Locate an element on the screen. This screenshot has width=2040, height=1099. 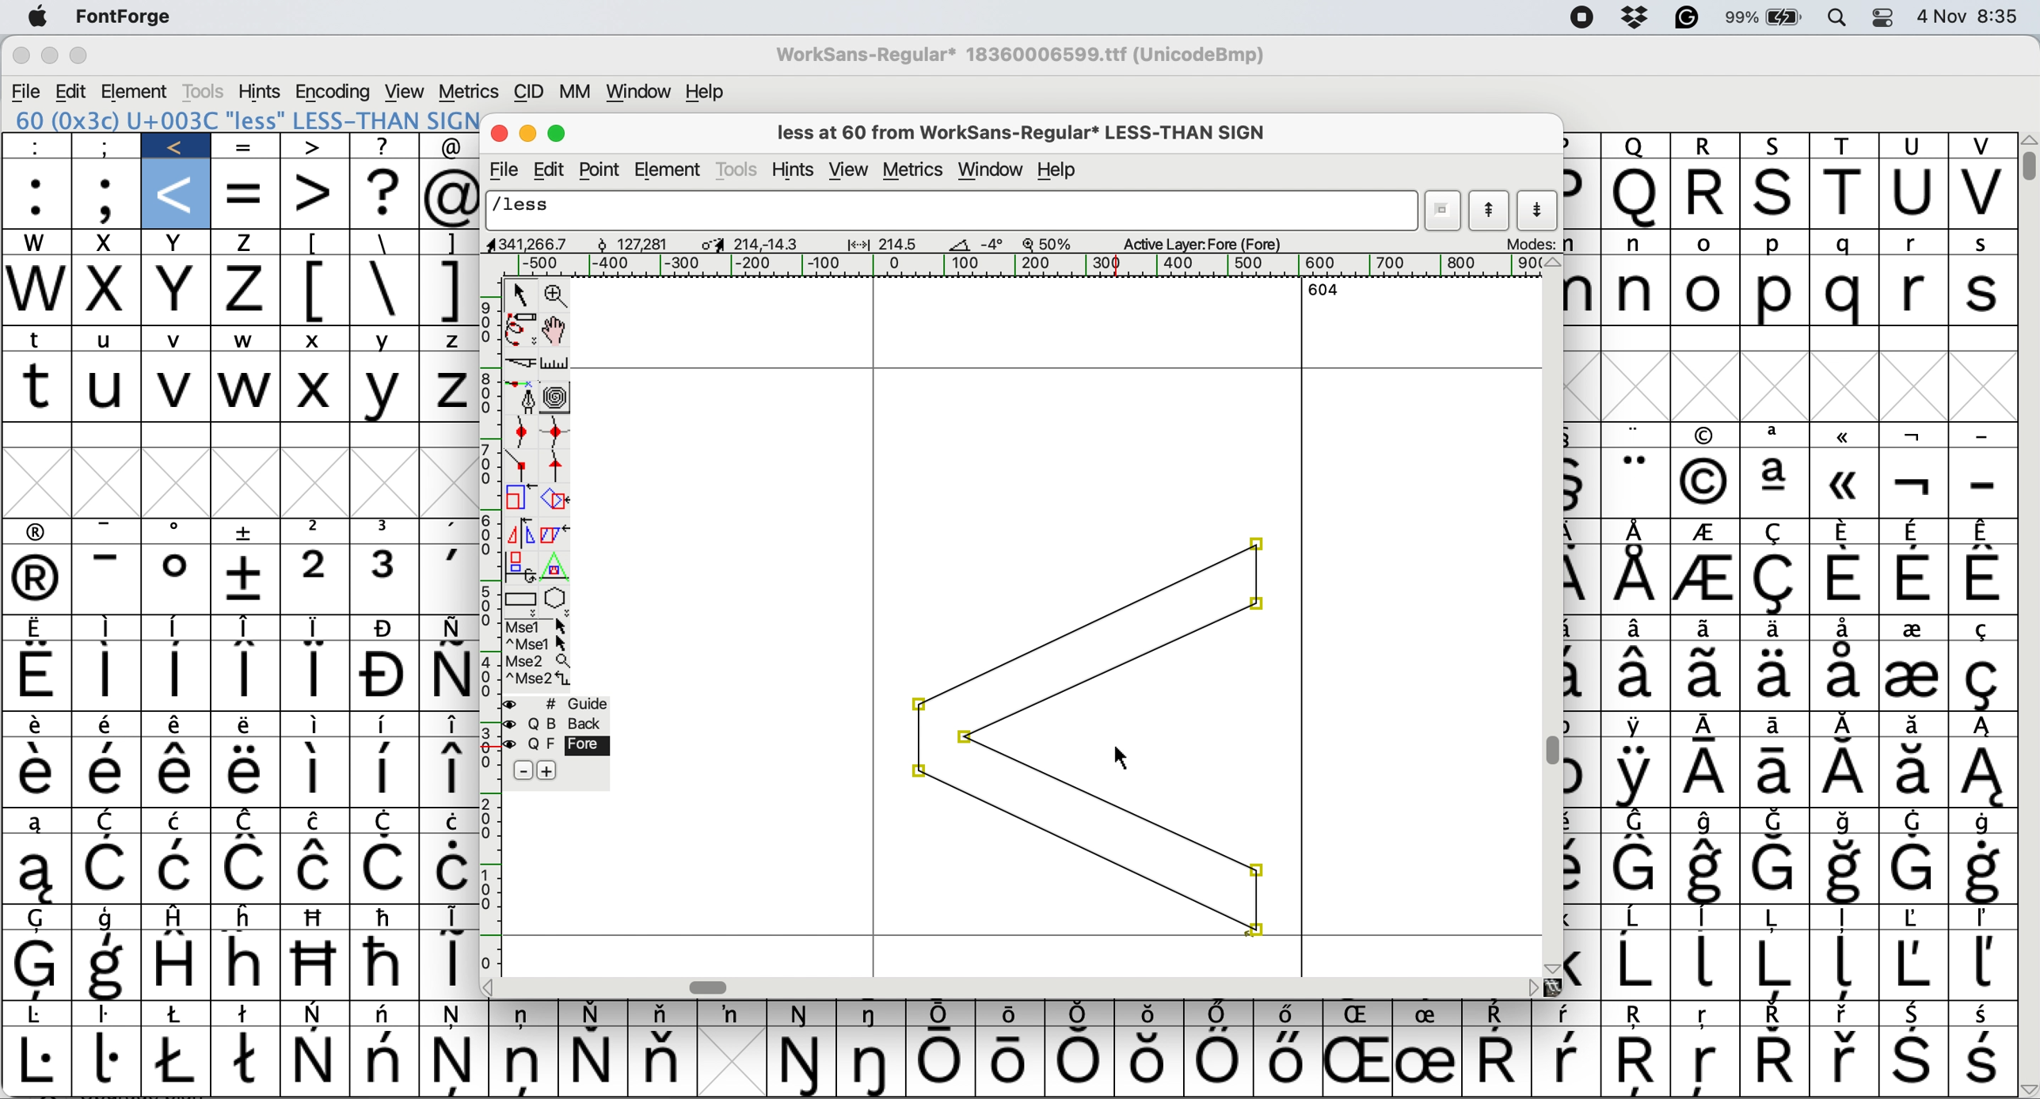
Symbol is located at coordinates (1981, 580).